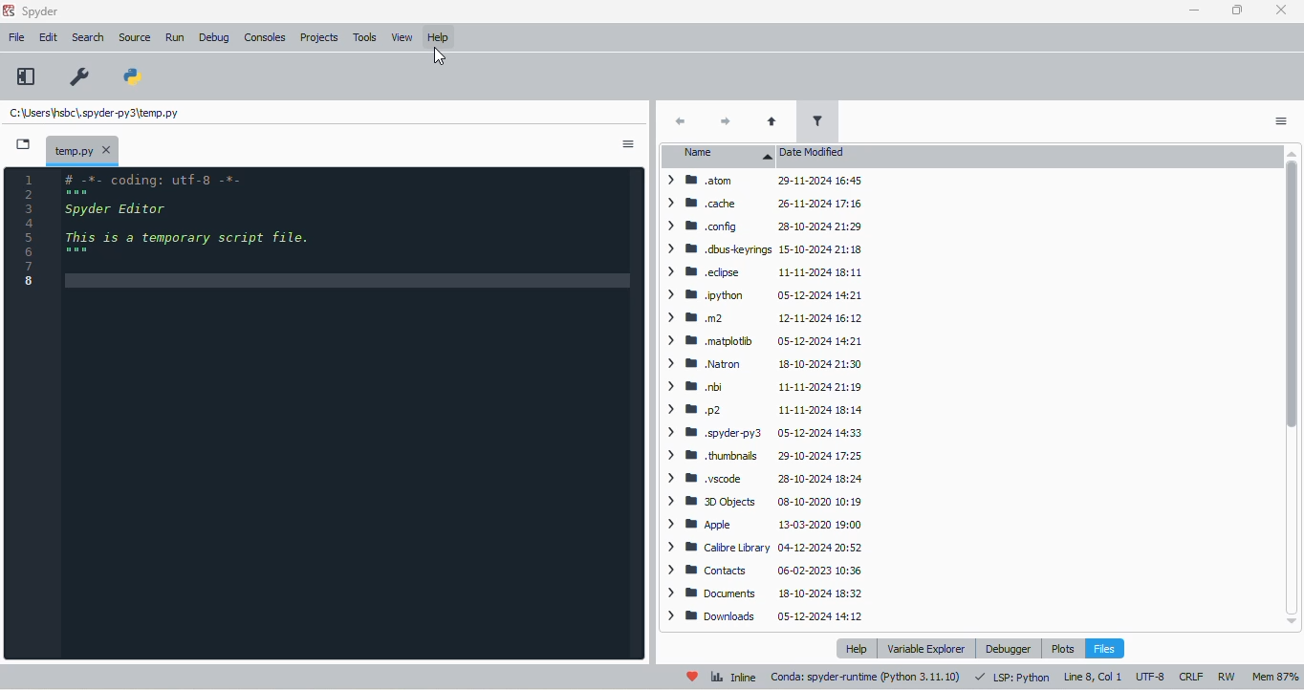  Describe the element at coordinates (439, 38) in the screenshot. I see `help` at that location.